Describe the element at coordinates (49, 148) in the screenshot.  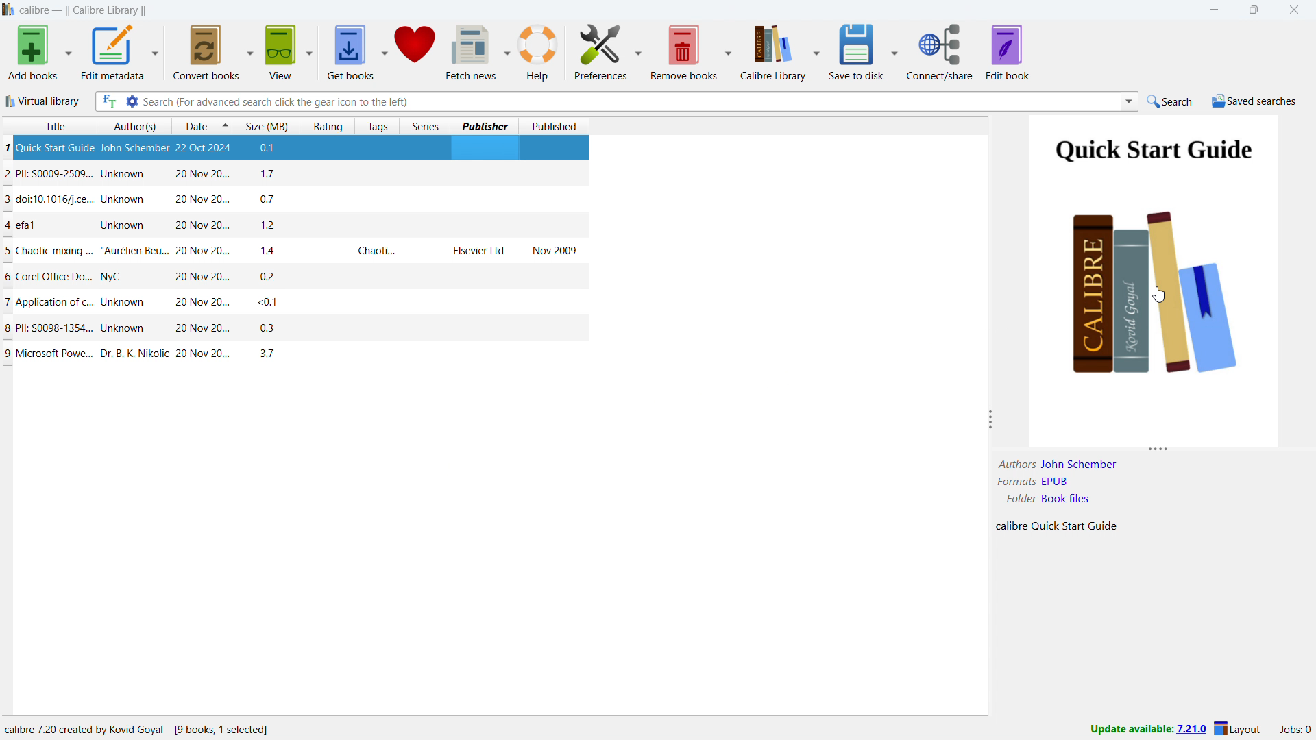
I see `Quick Start Guide` at that location.